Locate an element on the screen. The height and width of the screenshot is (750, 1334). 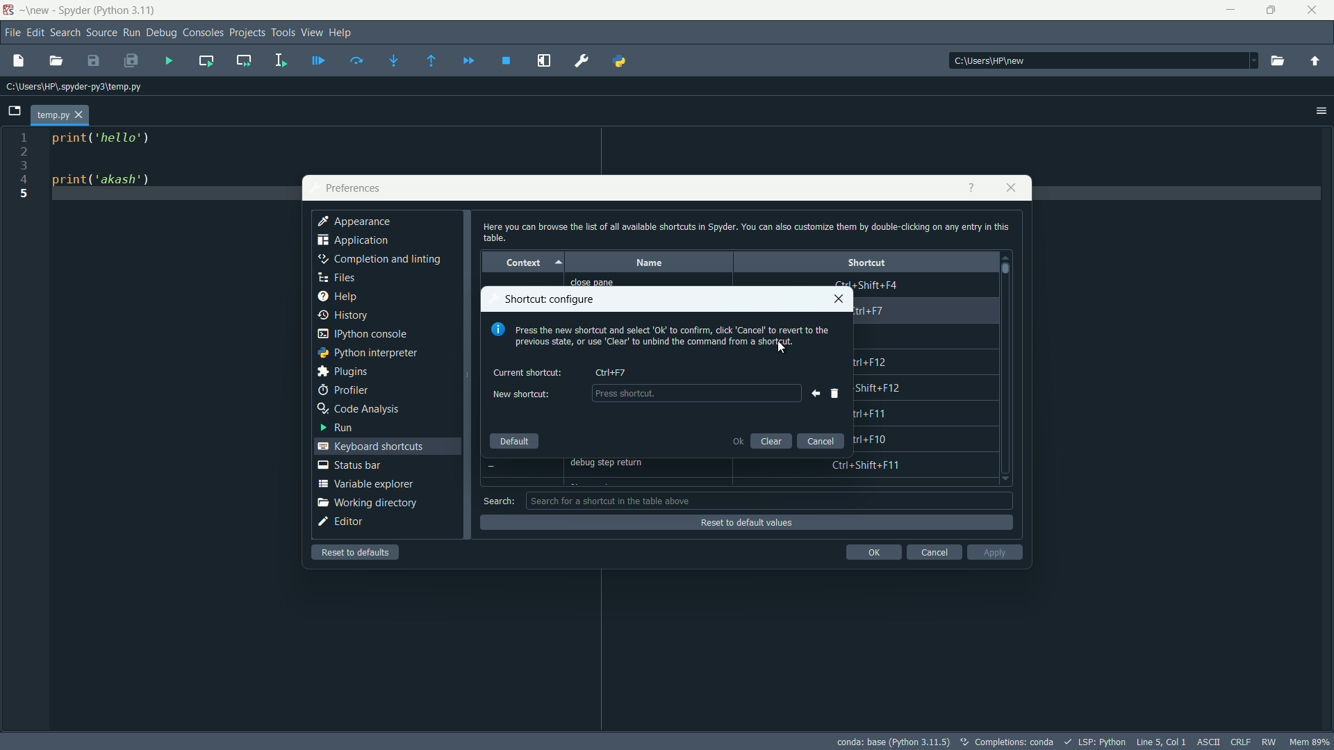
file tab is located at coordinates (59, 115).